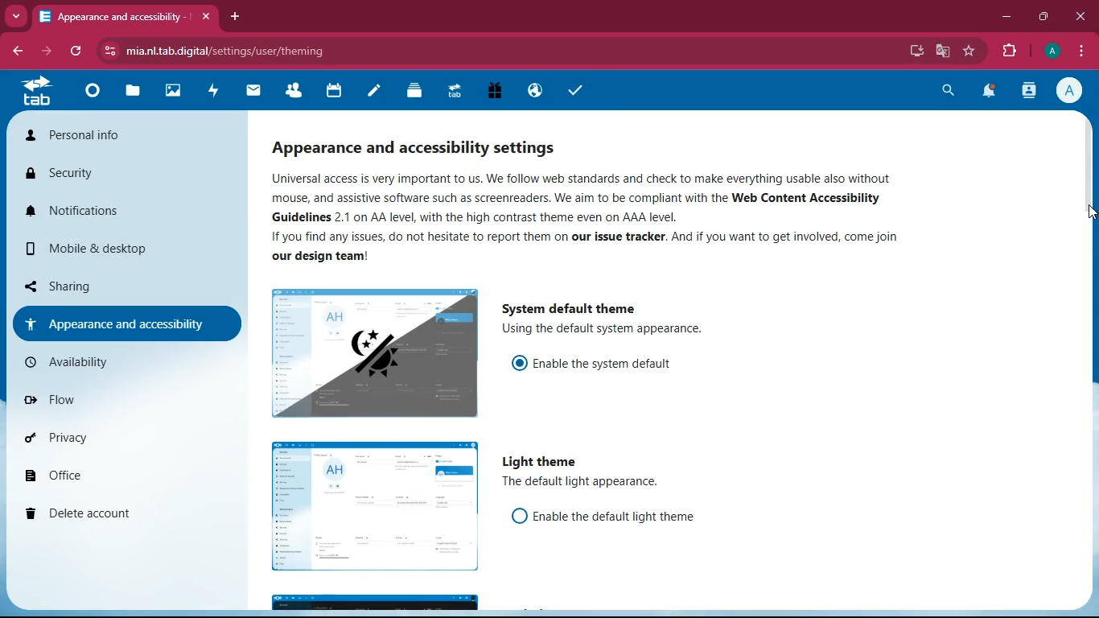 This screenshot has height=618, width=1099. Describe the element at coordinates (532, 90) in the screenshot. I see `public` at that location.